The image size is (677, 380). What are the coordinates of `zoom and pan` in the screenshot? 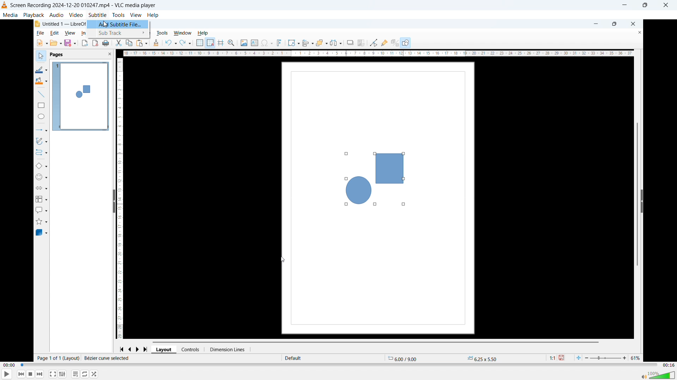 It's located at (232, 43).